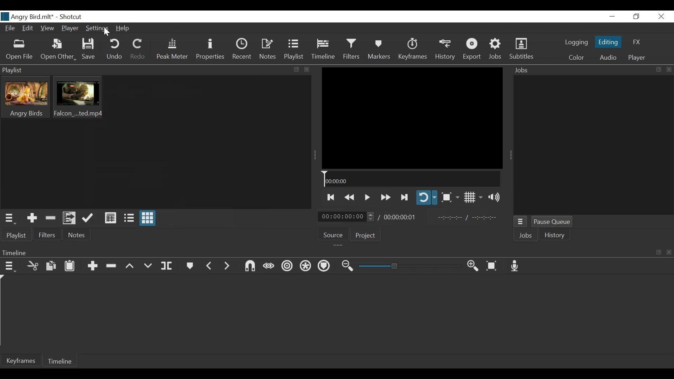 The height and width of the screenshot is (379, 674). What do you see at coordinates (379, 50) in the screenshot?
I see `Markers` at bounding box center [379, 50].